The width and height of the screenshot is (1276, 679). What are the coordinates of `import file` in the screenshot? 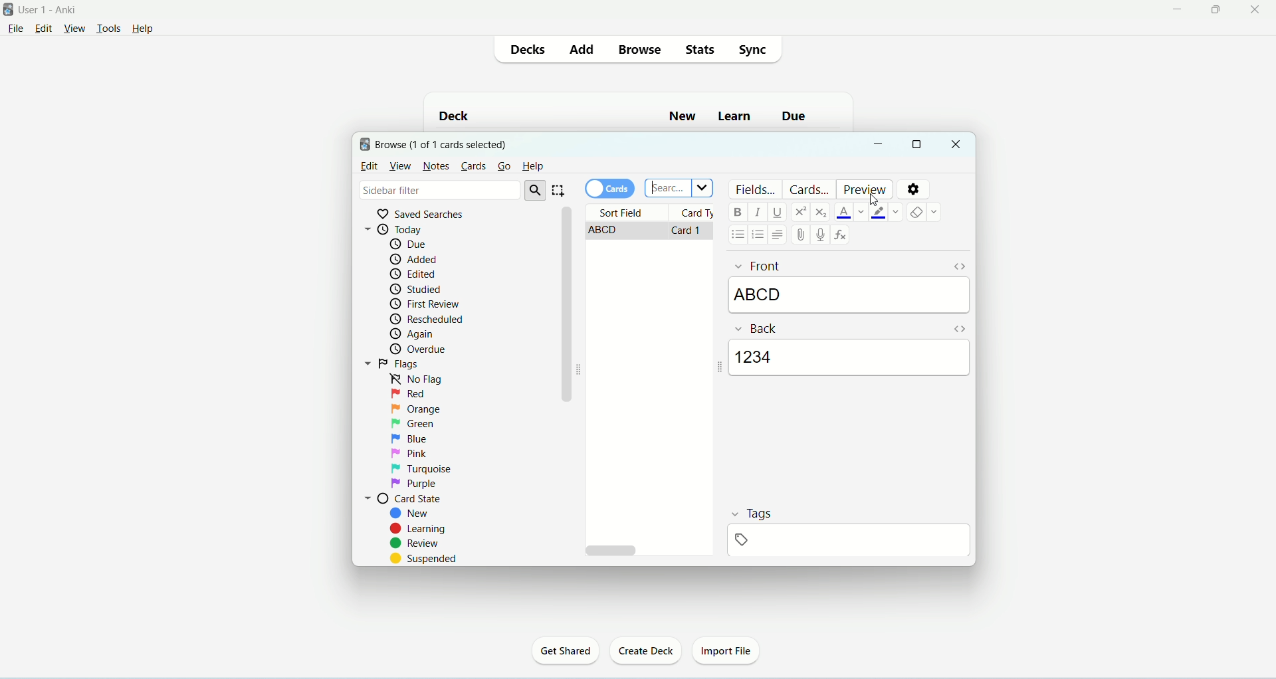 It's located at (728, 653).